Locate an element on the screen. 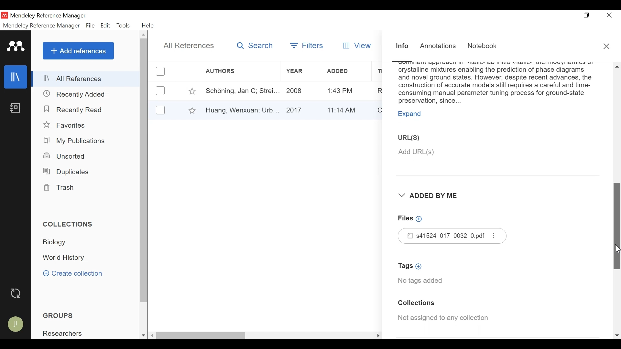  Add References is located at coordinates (78, 51).